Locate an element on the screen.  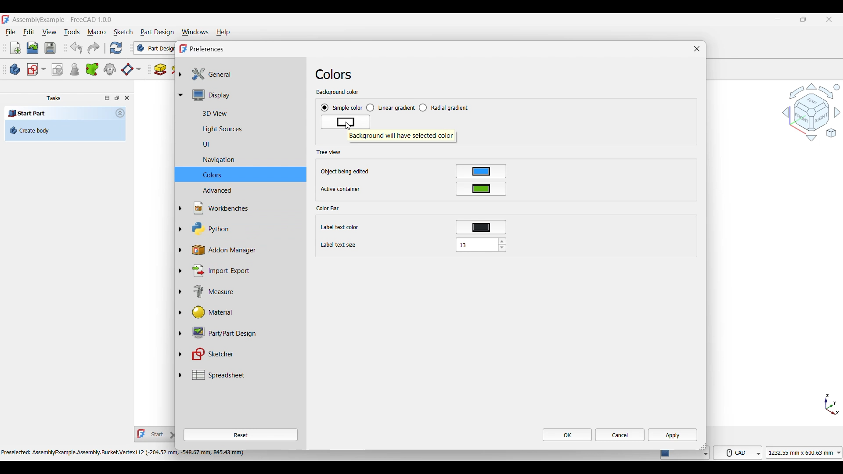
Preferences is located at coordinates (207, 49).